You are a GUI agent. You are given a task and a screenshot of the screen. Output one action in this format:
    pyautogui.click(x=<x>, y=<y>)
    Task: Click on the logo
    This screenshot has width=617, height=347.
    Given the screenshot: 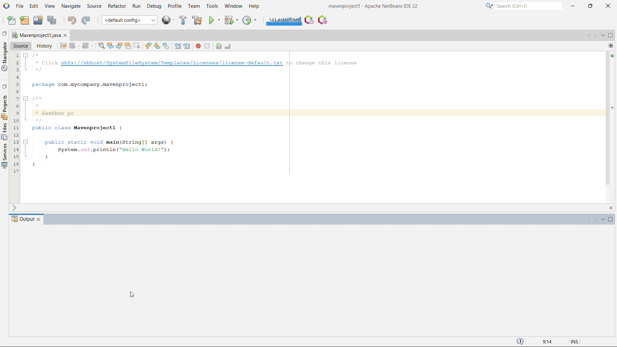 What is the action you would take?
    pyautogui.click(x=6, y=6)
    